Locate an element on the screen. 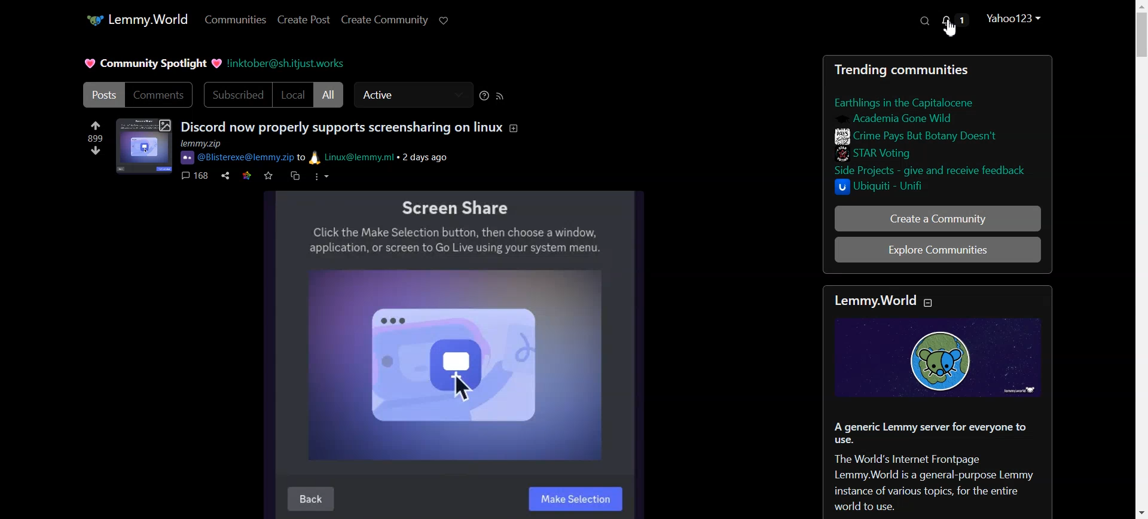 The image size is (1148, 519). Profile is located at coordinates (1014, 19).